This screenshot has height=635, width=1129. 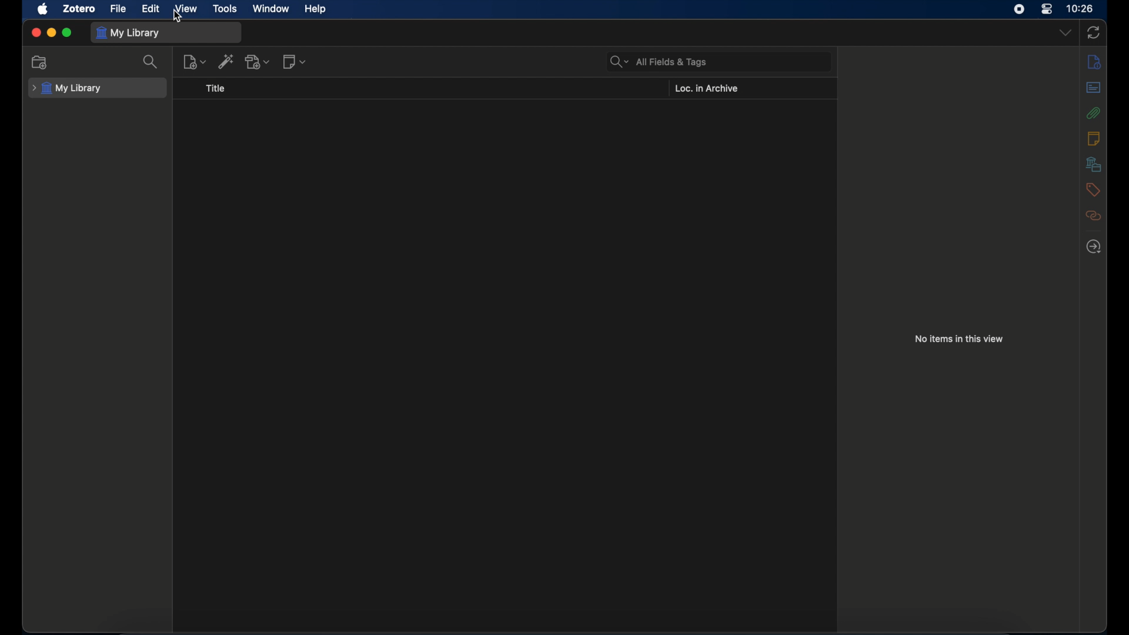 What do you see at coordinates (179, 18) in the screenshot?
I see `cursor` at bounding box center [179, 18].